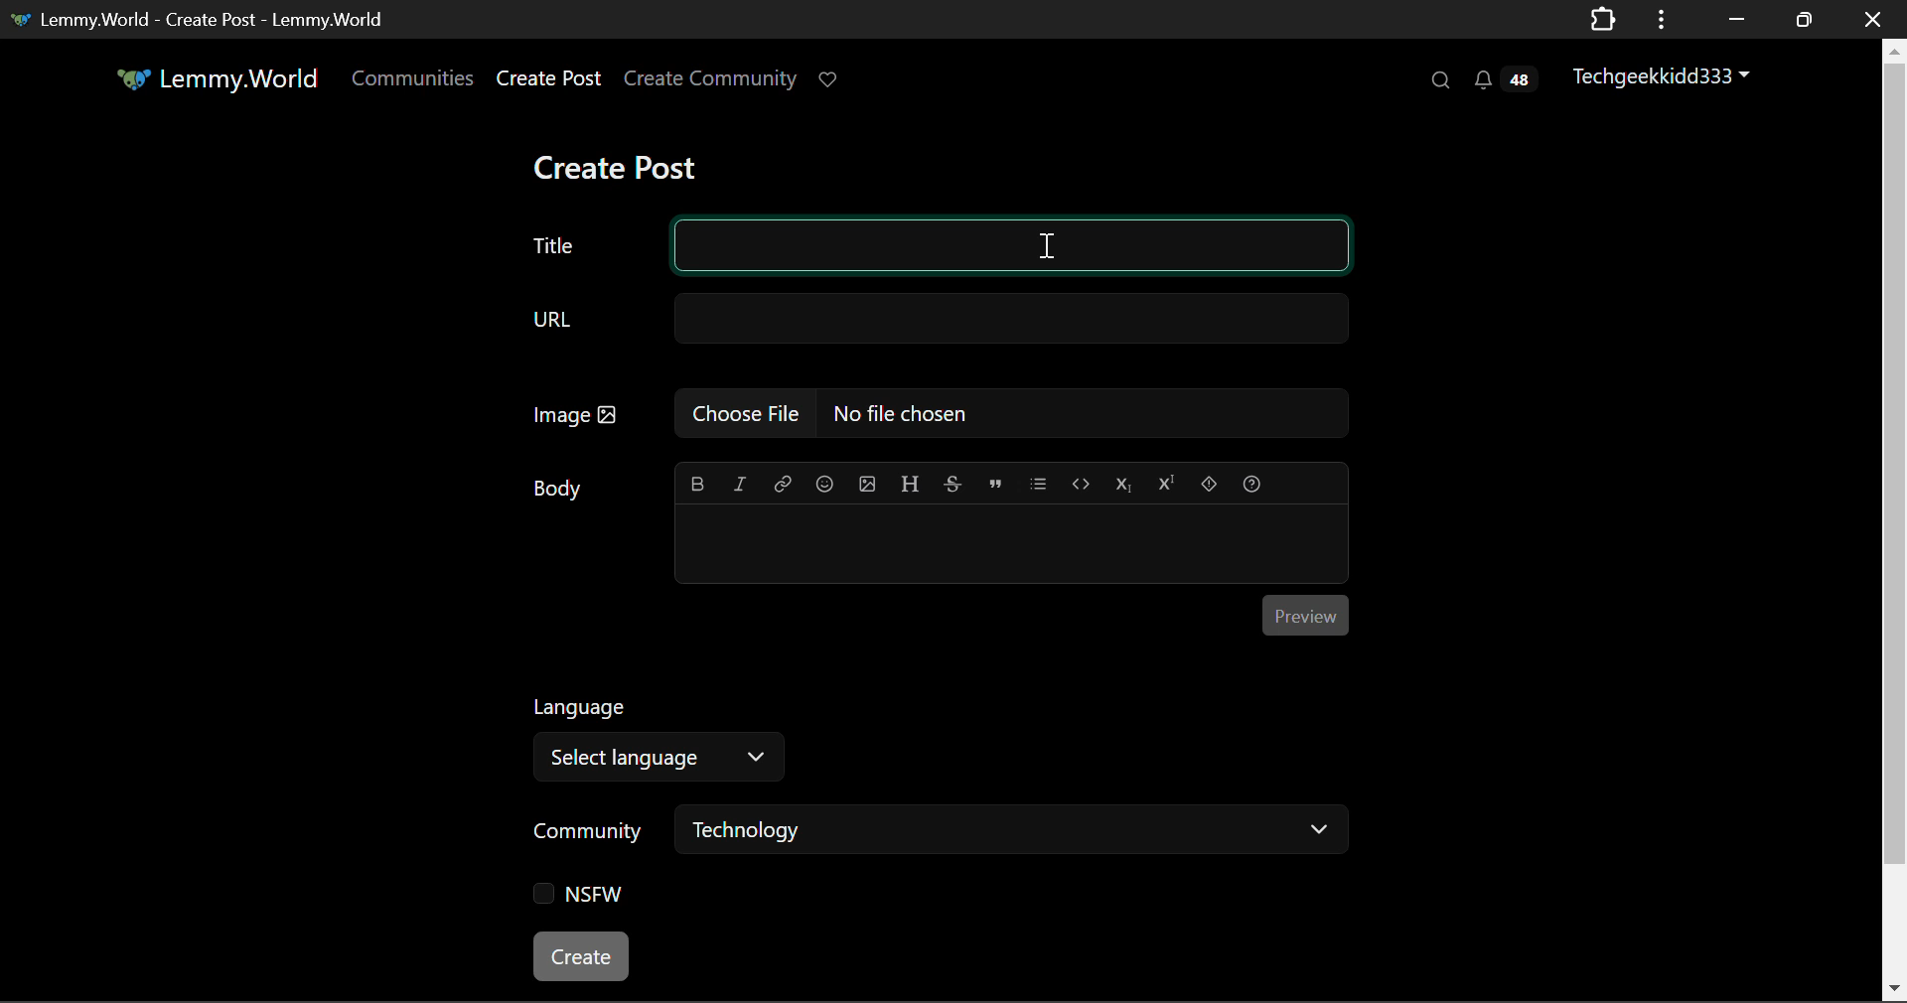 The height and width of the screenshot is (1003, 1907). Describe the element at coordinates (936, 246) in the screenshot. I see `Title Field Selected` at that location.